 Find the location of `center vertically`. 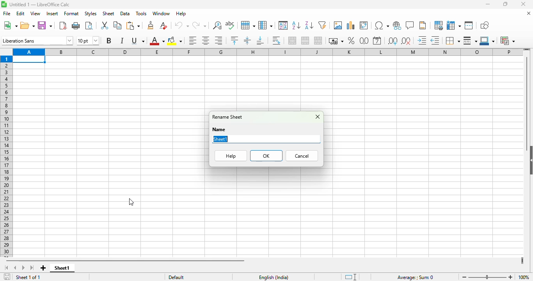

center vertically is located at coordinates (247, 41).